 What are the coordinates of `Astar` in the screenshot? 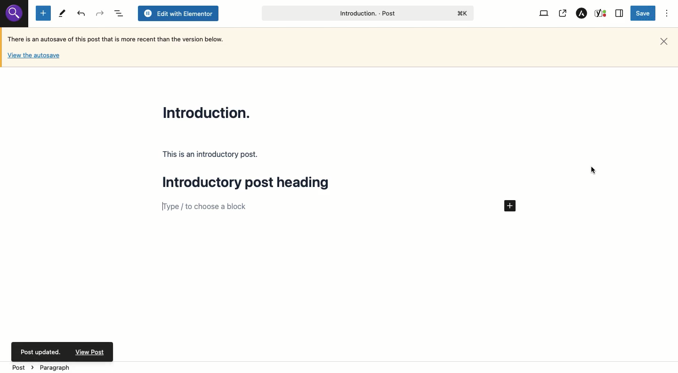 It's located at (582, 14).